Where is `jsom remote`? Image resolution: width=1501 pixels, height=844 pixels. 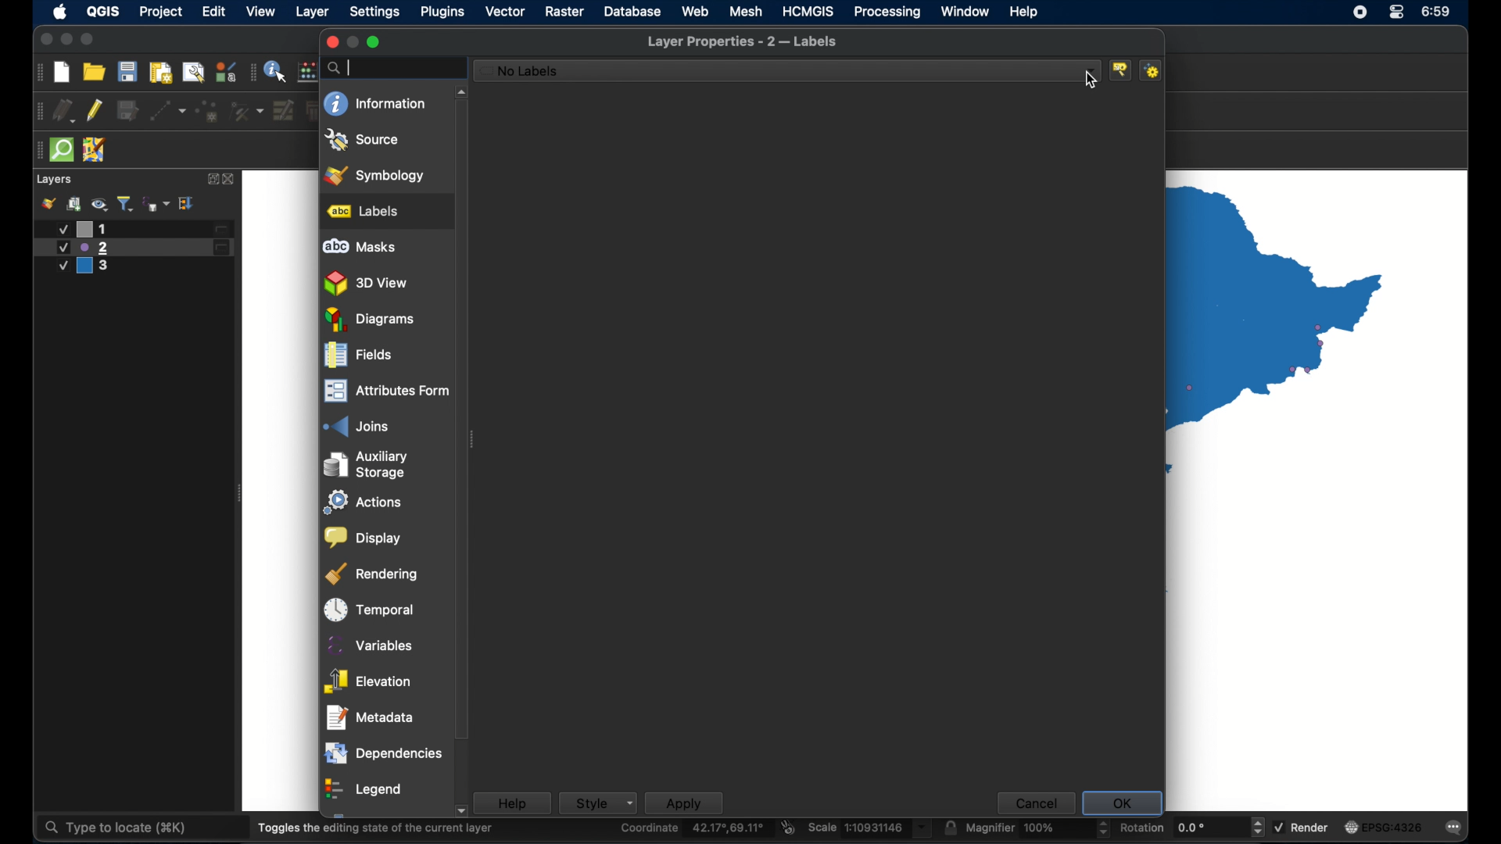
jsom remote is located at coordinates (95, 149).